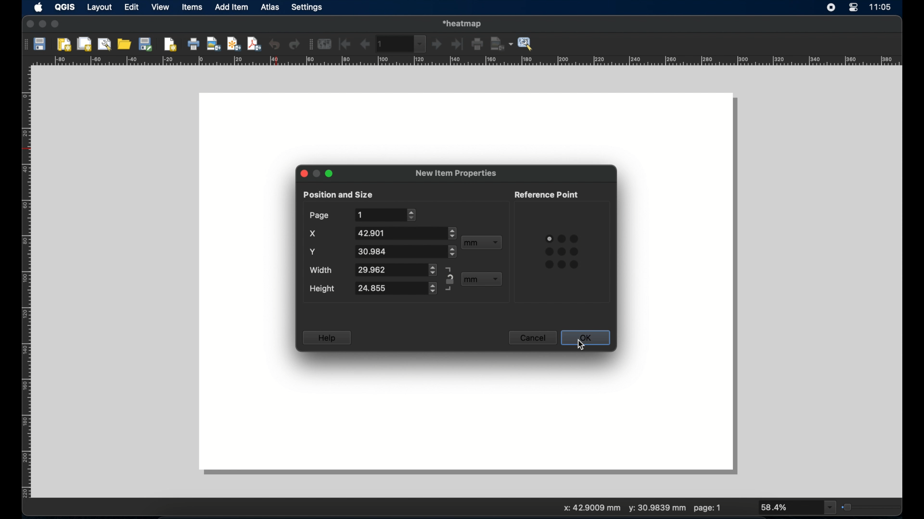 Image resolution: width=924 pixels, height=519 pixels. I want to click on ok, so click(586, 338).